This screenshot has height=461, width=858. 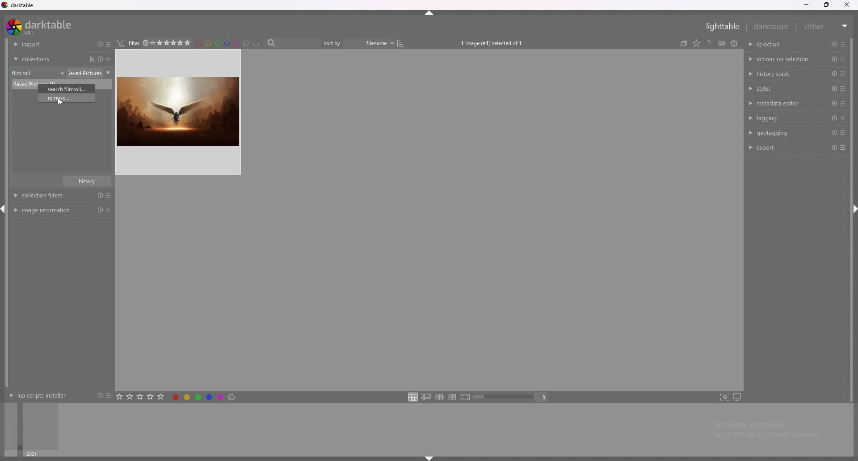 I want to click on presets, so click(x=110, y=44).